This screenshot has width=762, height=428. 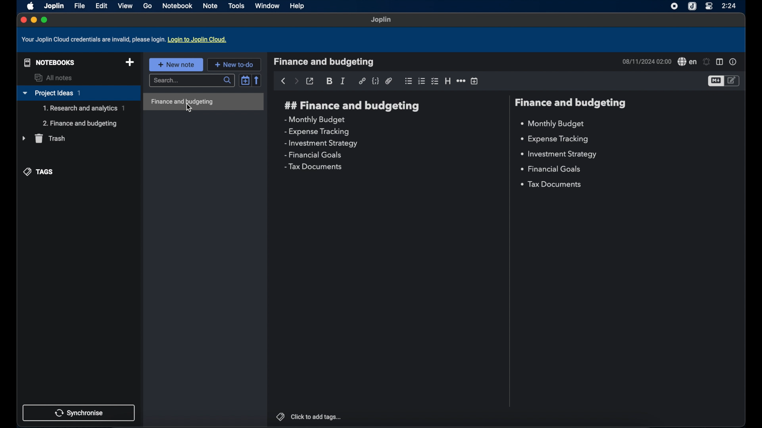 What do you see at coordinates (362, 81) in the screenshot?
I see `hyperlink` at bounding box center [362, 81].